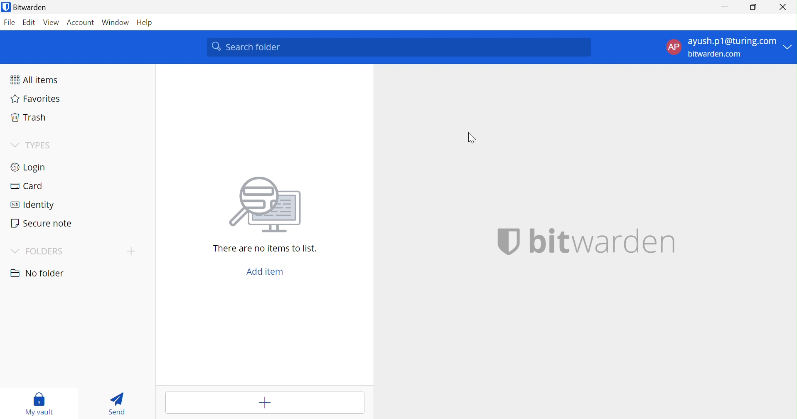 Image resolution: width=797 pixels, height=419 pixels. Describe the element at coordinates (80, 23) in the screenshot. I see `Account` at that location.